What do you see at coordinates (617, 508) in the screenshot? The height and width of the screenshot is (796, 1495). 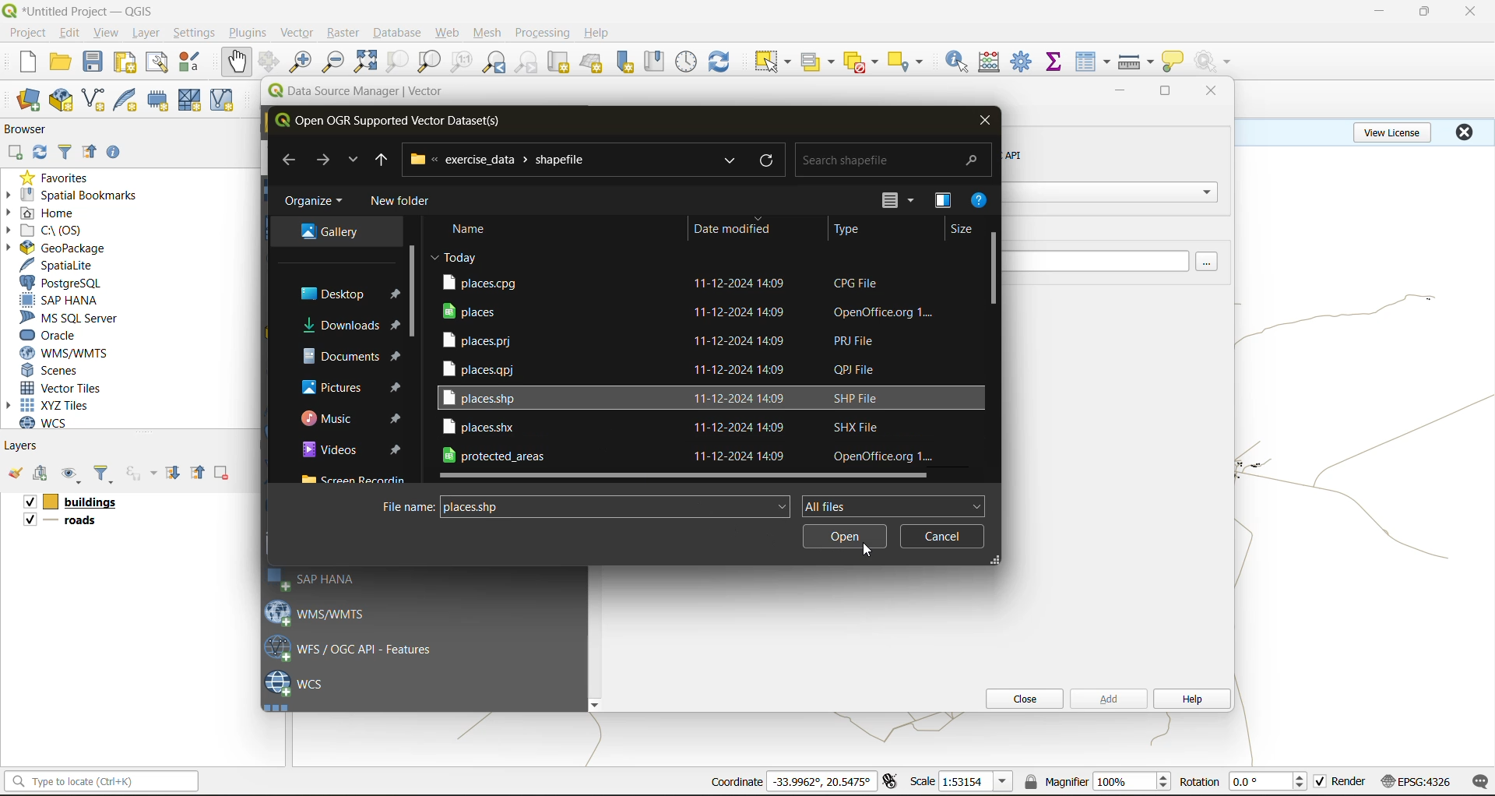 I see `file name` at bounding box center [617, 508].